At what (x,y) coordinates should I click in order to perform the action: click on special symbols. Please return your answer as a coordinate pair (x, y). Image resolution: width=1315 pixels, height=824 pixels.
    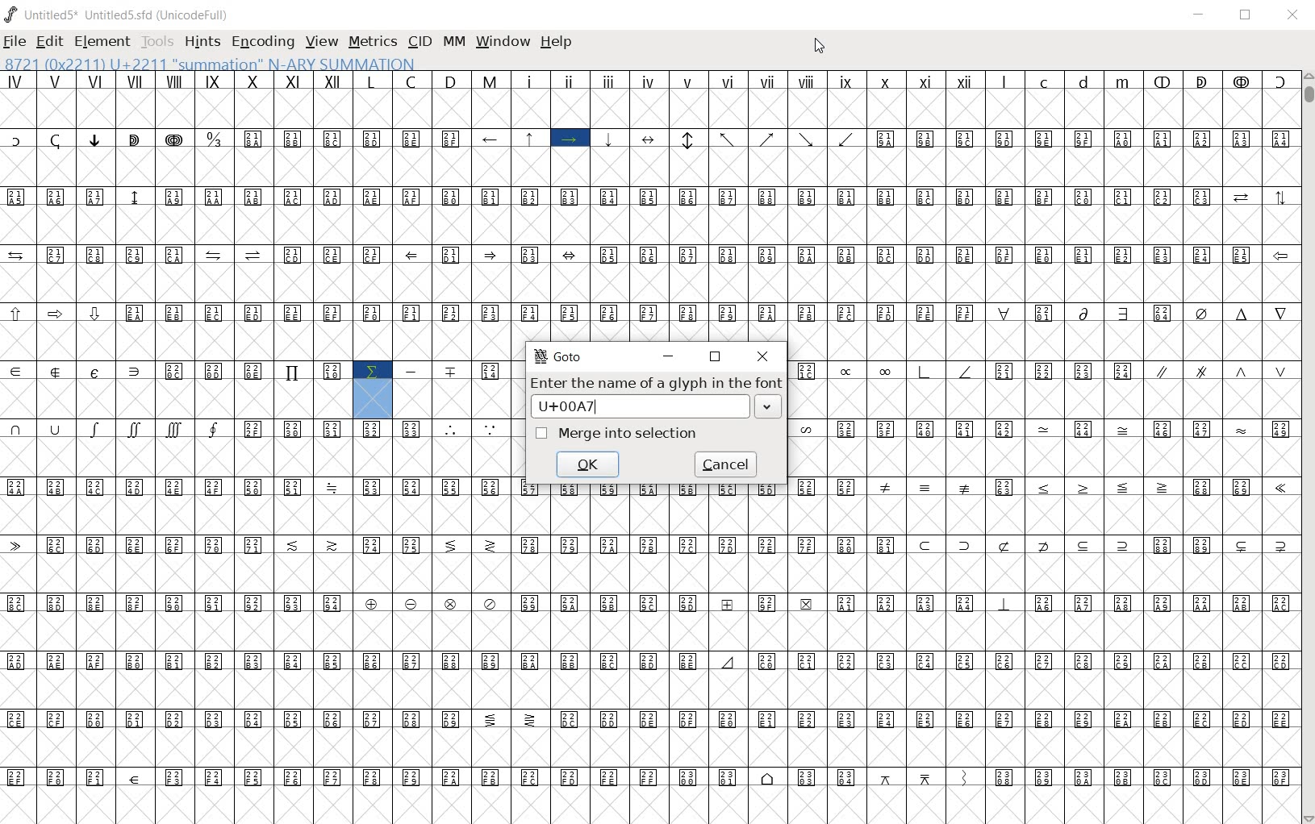
    Looking at the image, I should click on (653, 660).